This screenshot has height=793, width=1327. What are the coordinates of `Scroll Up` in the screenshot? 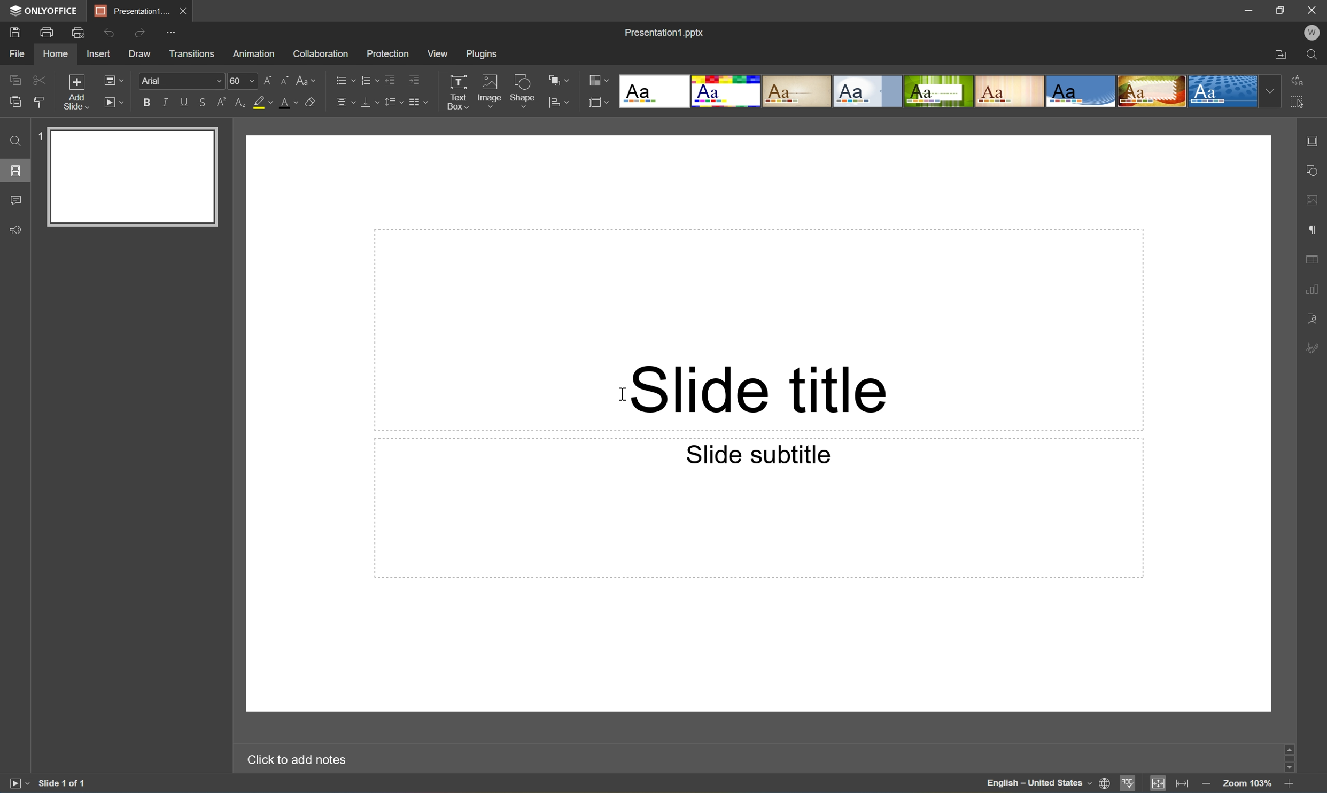 It's located at (1286, 745).